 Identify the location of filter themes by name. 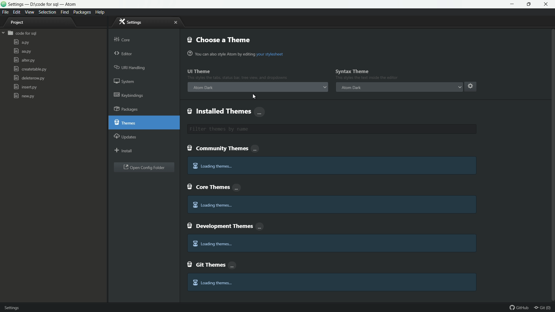
(332, 129).